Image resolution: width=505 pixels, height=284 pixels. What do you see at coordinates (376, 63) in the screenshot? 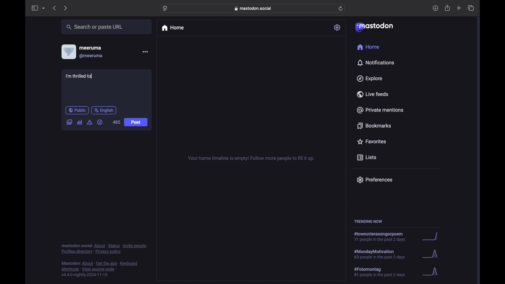
I see `notifications` at bounding box center [376, 63].